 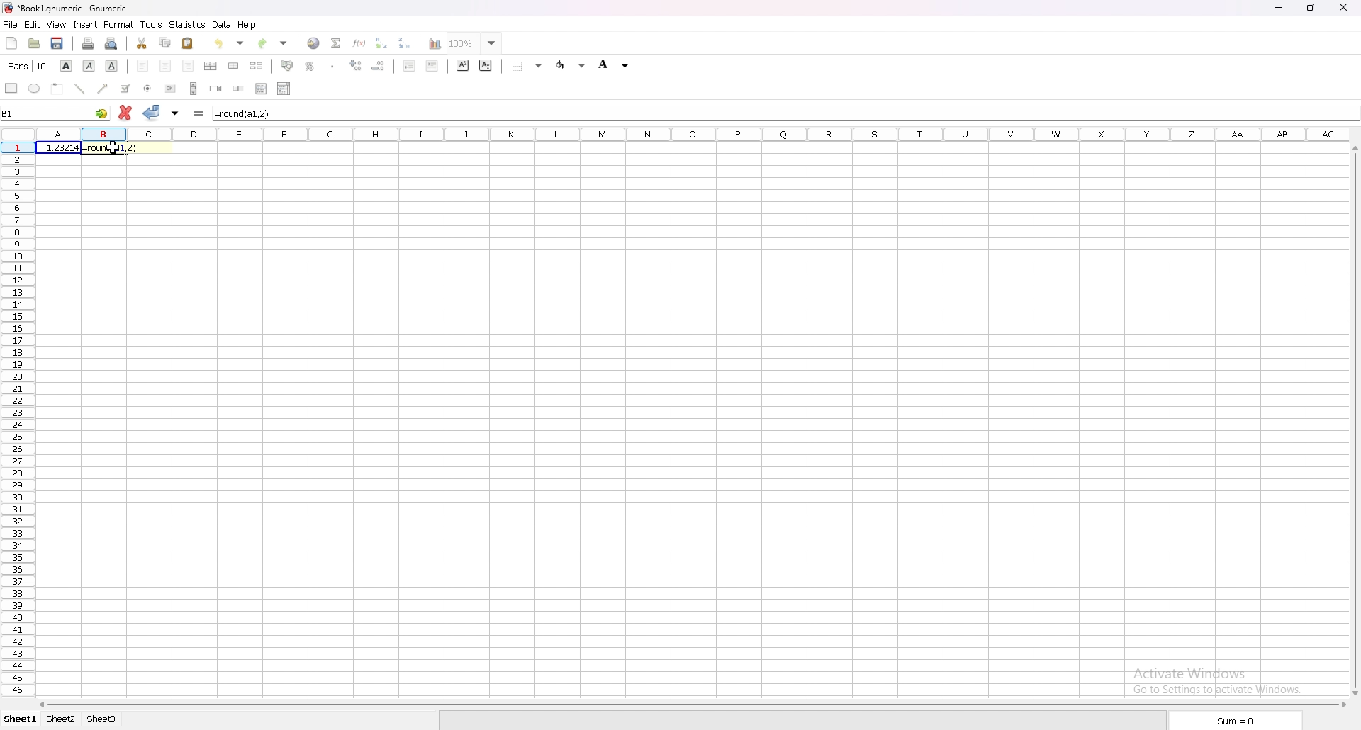 I want to click on hyperlink, so click(x=314, y=43).